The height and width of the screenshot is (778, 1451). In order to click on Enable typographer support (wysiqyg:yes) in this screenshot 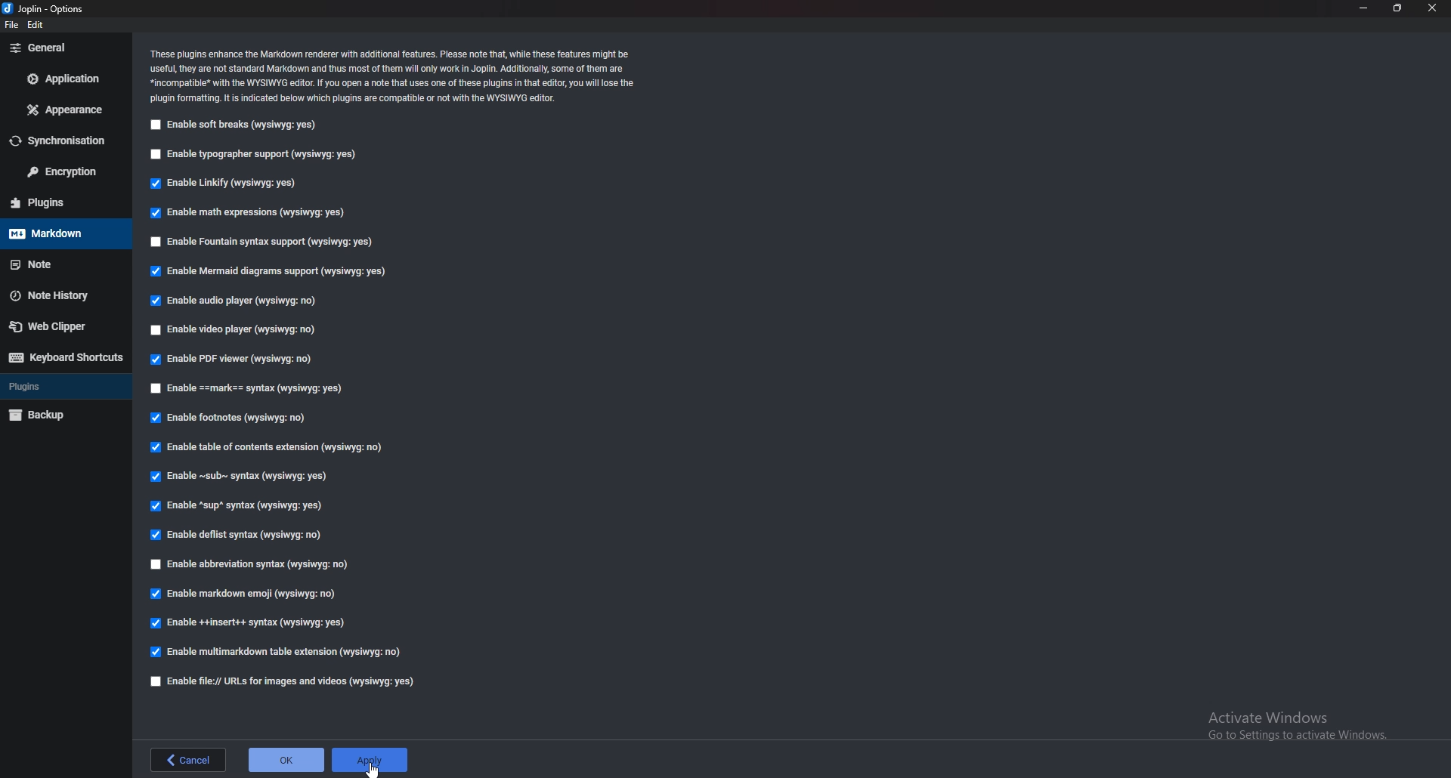, I will do `click(255, 154)`.